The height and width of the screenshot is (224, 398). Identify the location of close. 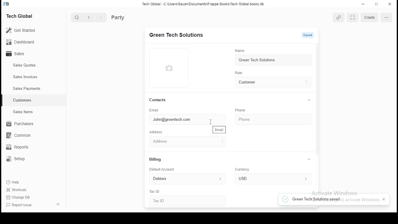
(384, 200).